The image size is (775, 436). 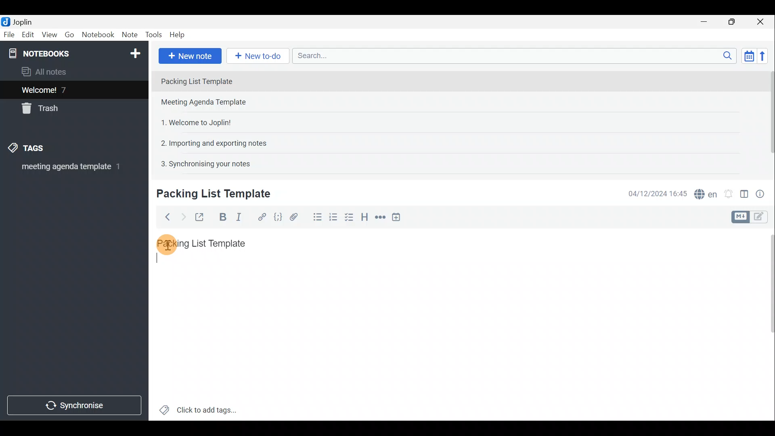 I want to click on Date & time, so click(x=658, y=193).